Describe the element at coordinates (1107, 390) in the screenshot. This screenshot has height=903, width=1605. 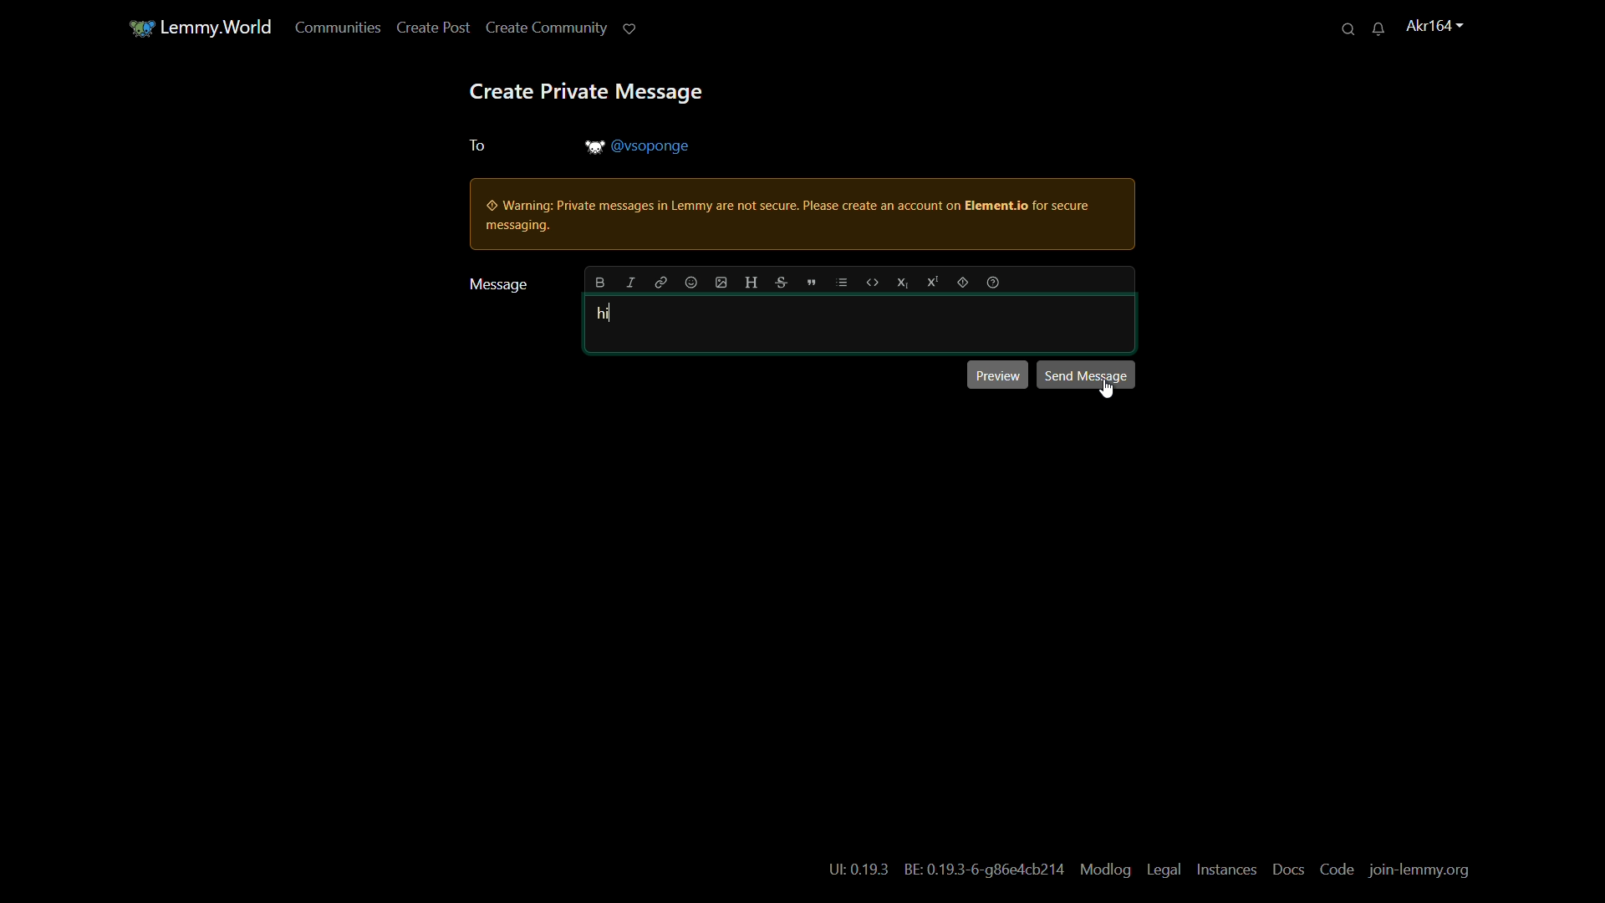
I see `cursor` at that location.